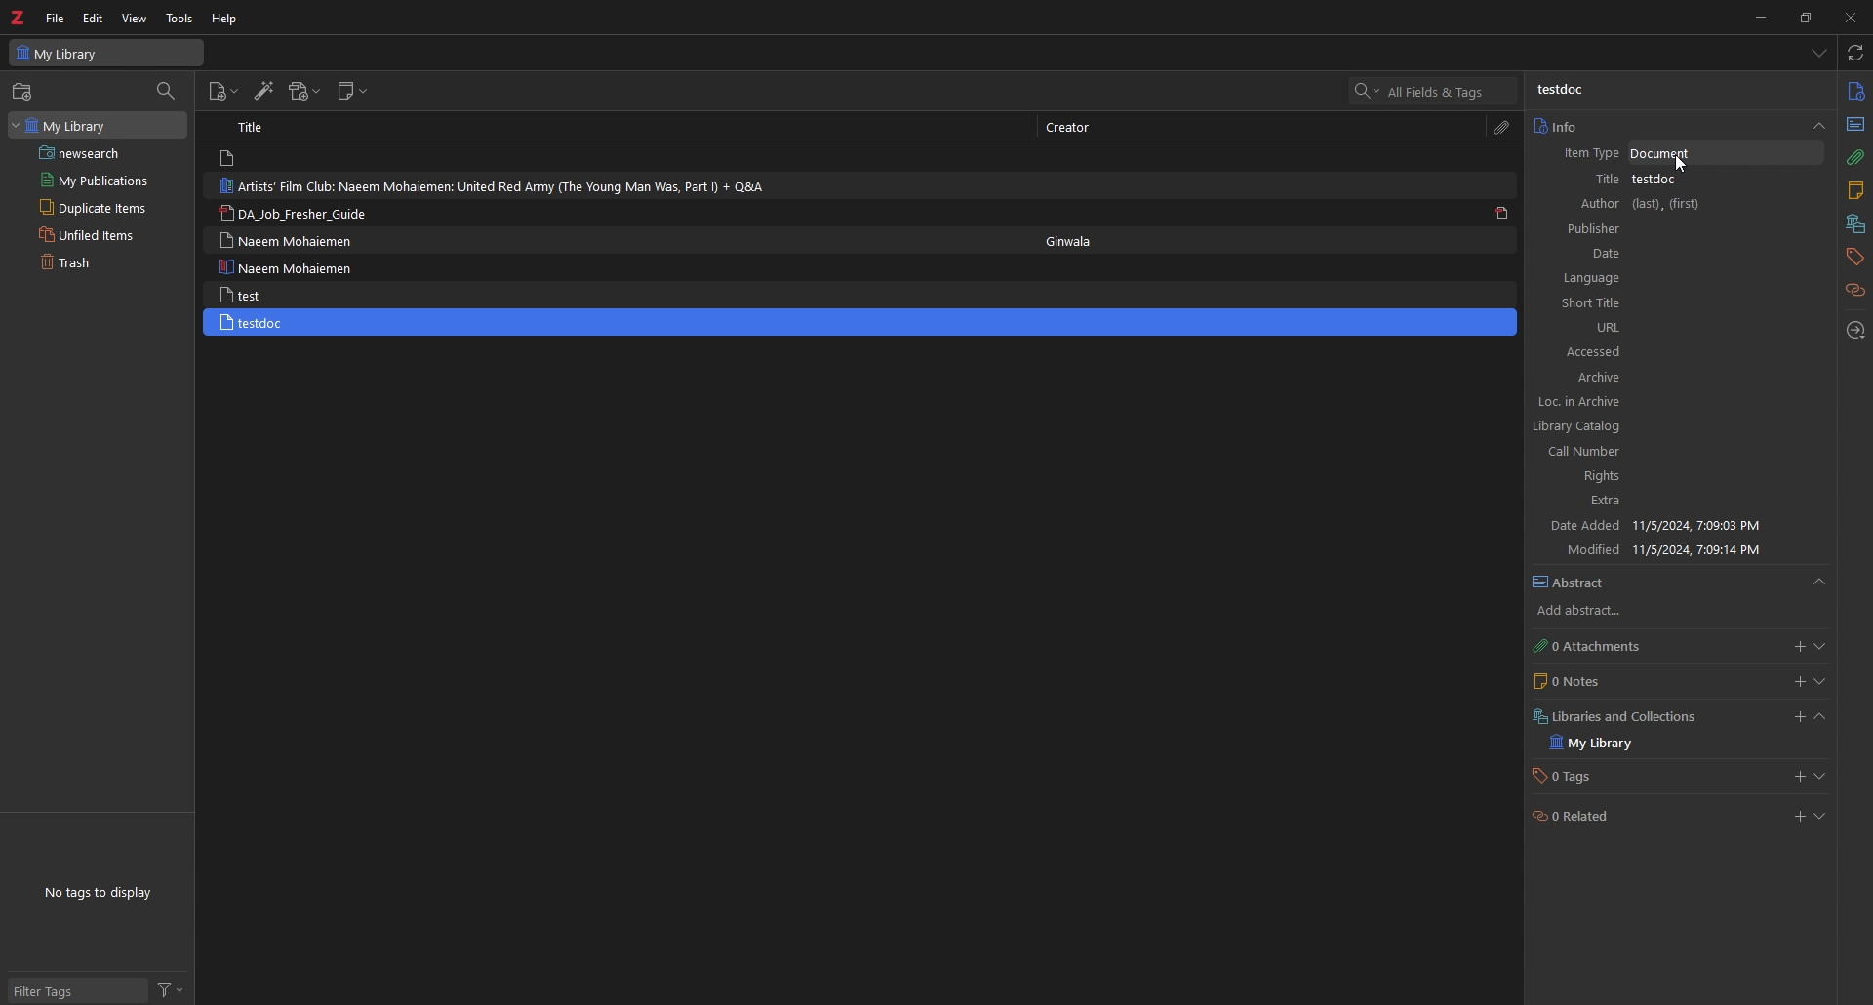  What do you see at coordinates (1854, 331) in the screenshot?
I see `locate` at bounding box center [1854, 331].